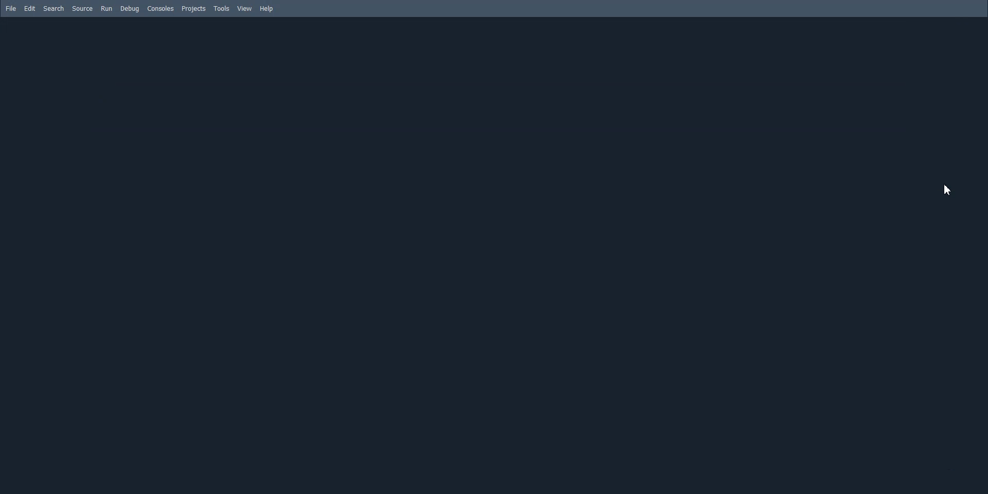 The height and width of the screenshot is (494, 988). What do you see at coordinates (54, 8) in the screenshot?
I see `Search` at bounding box center [54, 8].